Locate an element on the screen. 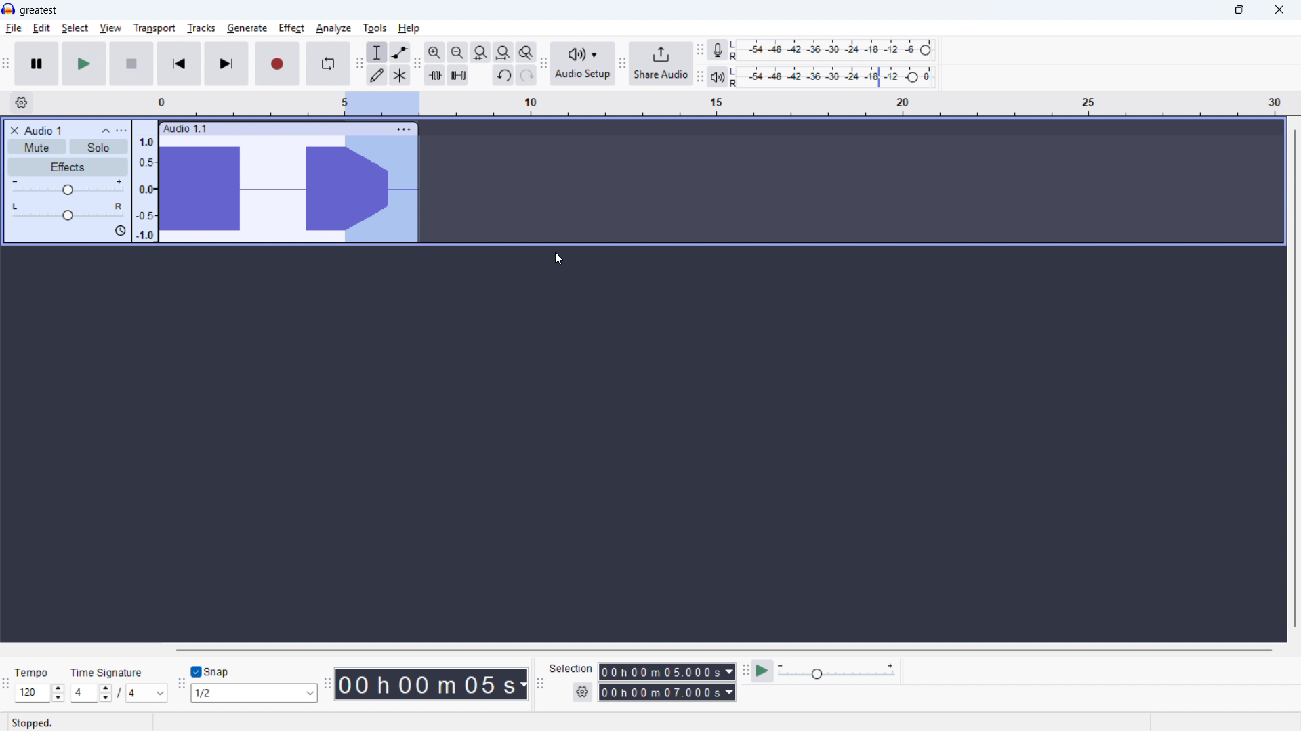 This screenshot has width=1301, height=731. stop  is located at coordinates (131, 64).